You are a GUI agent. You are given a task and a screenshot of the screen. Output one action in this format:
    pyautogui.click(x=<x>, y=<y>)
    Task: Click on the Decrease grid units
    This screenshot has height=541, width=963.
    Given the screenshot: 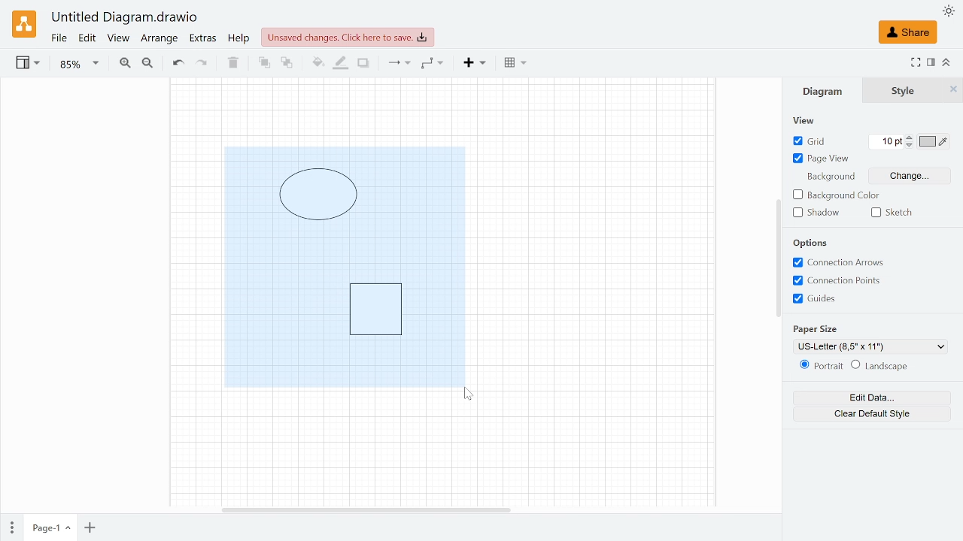 What is the action you would take?
    pyautogui.click(x=910, y=146)
    